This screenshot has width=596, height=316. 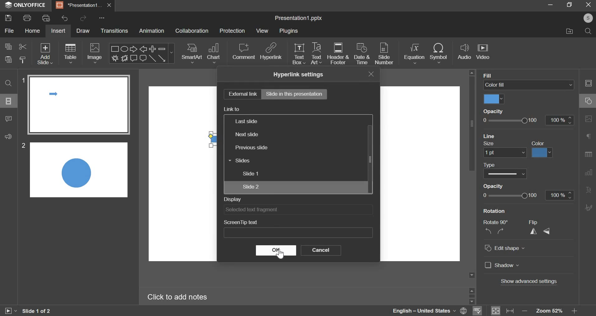 What do you see at coordinates (321, 250) in the screenshot?
I see `cancel` at bounding box center [321, 250].